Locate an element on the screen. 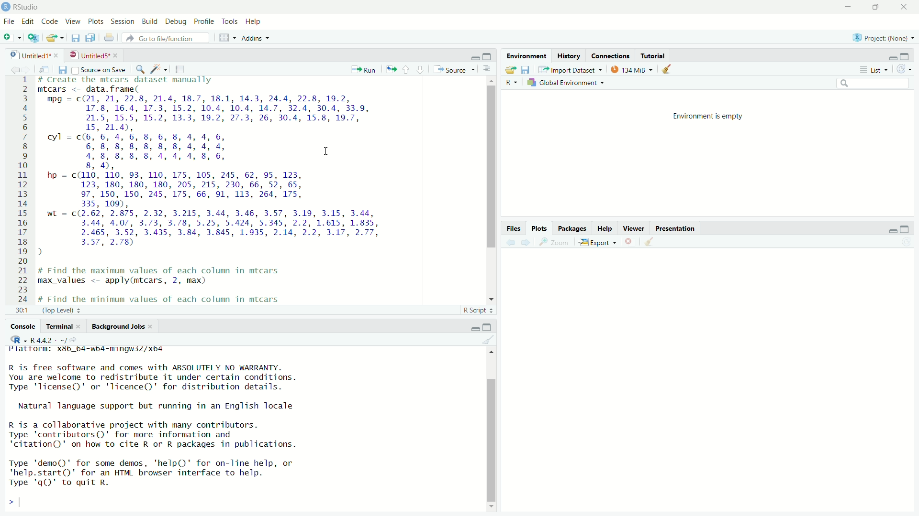 This screenshot has width=919, height=516. next is located at coordinates (528, 242).